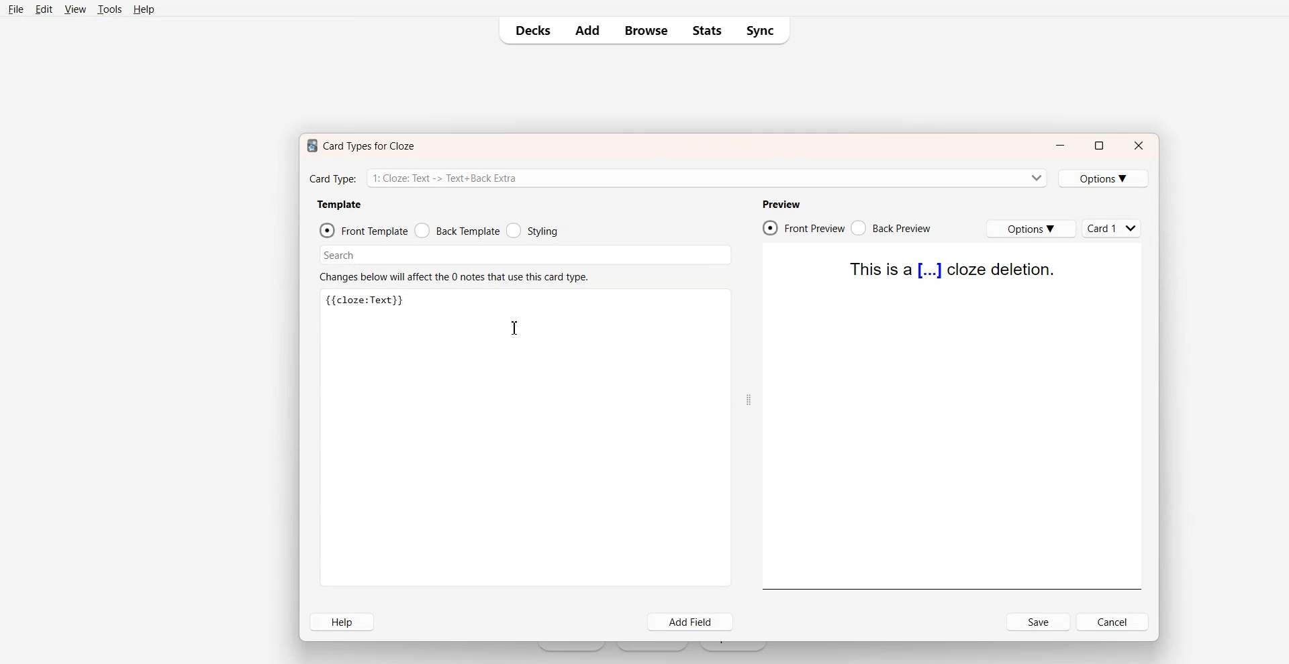 The height and width of the screenshot is (664, 1289). I want to click on Minimize, so click(1060, 146).